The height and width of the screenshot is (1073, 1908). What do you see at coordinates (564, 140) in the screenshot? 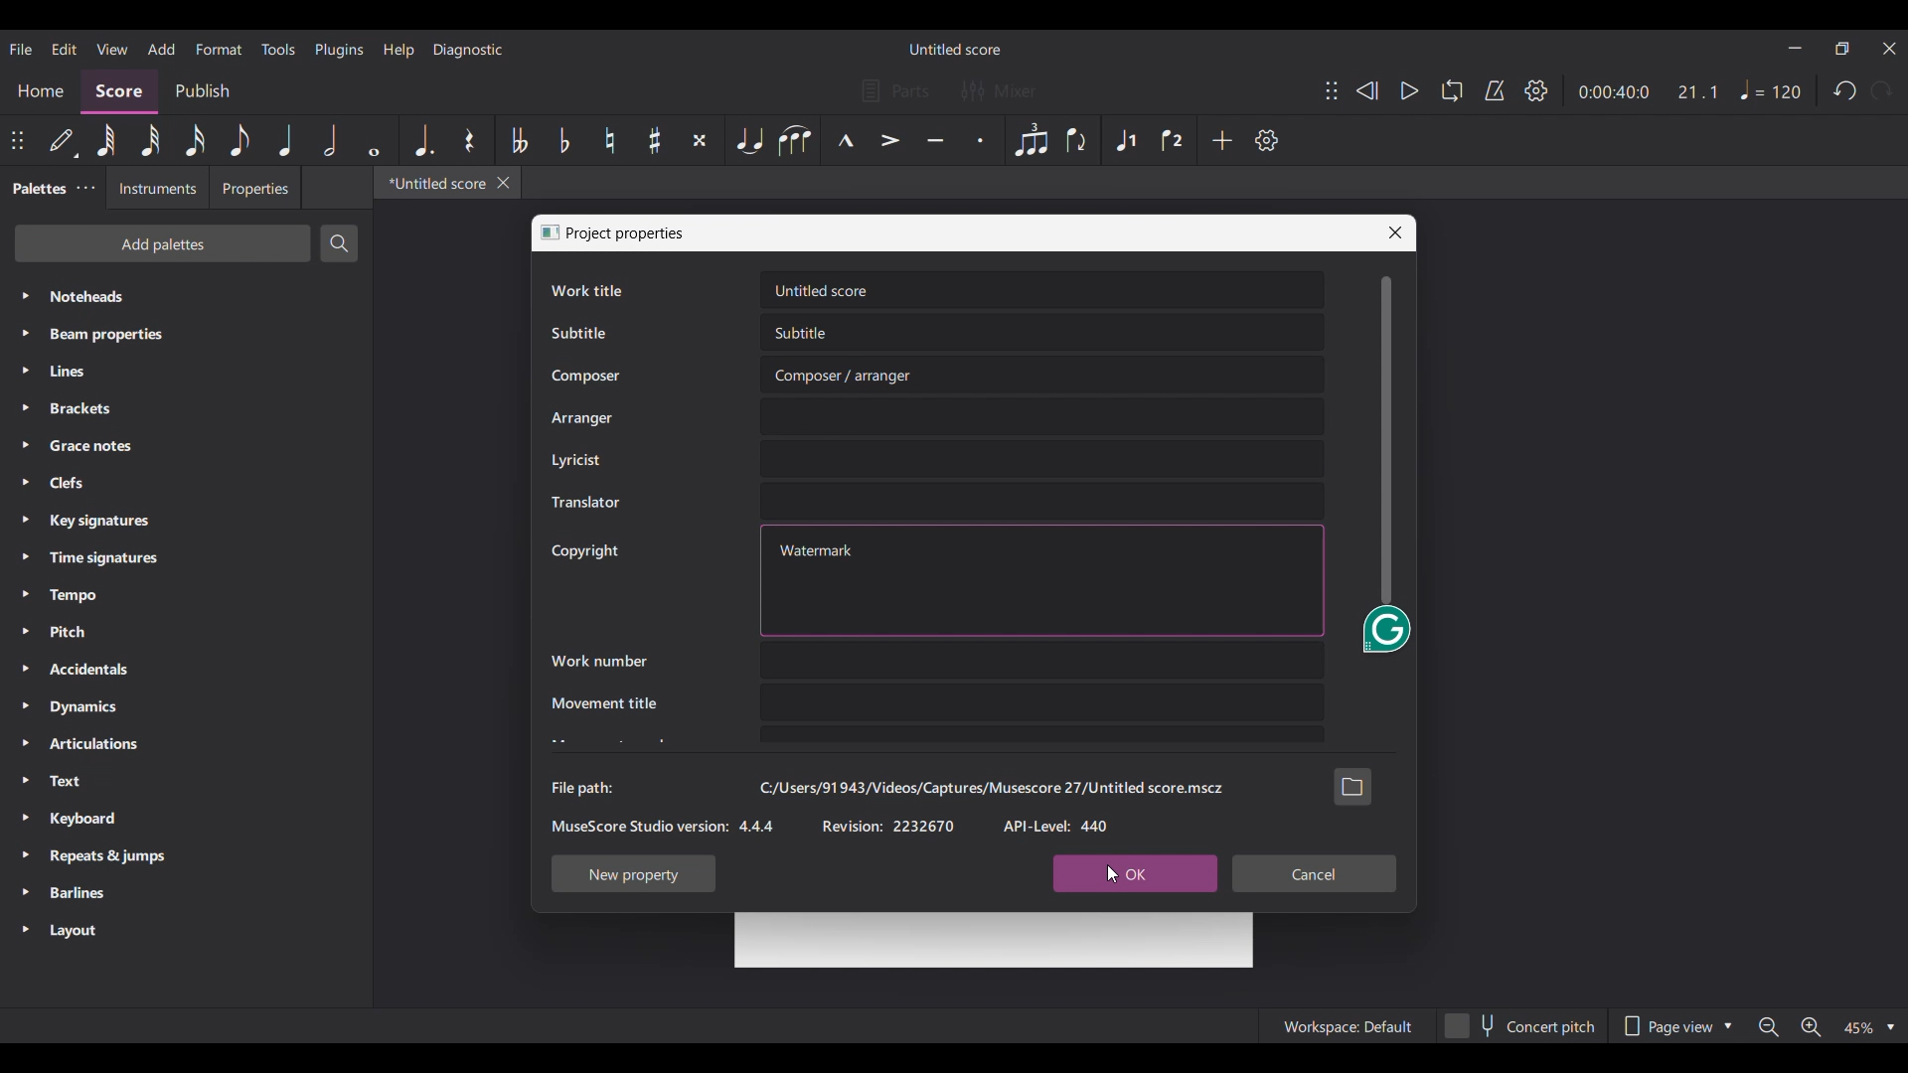
I see `Toggle flat` at bounding box center [564, 140].